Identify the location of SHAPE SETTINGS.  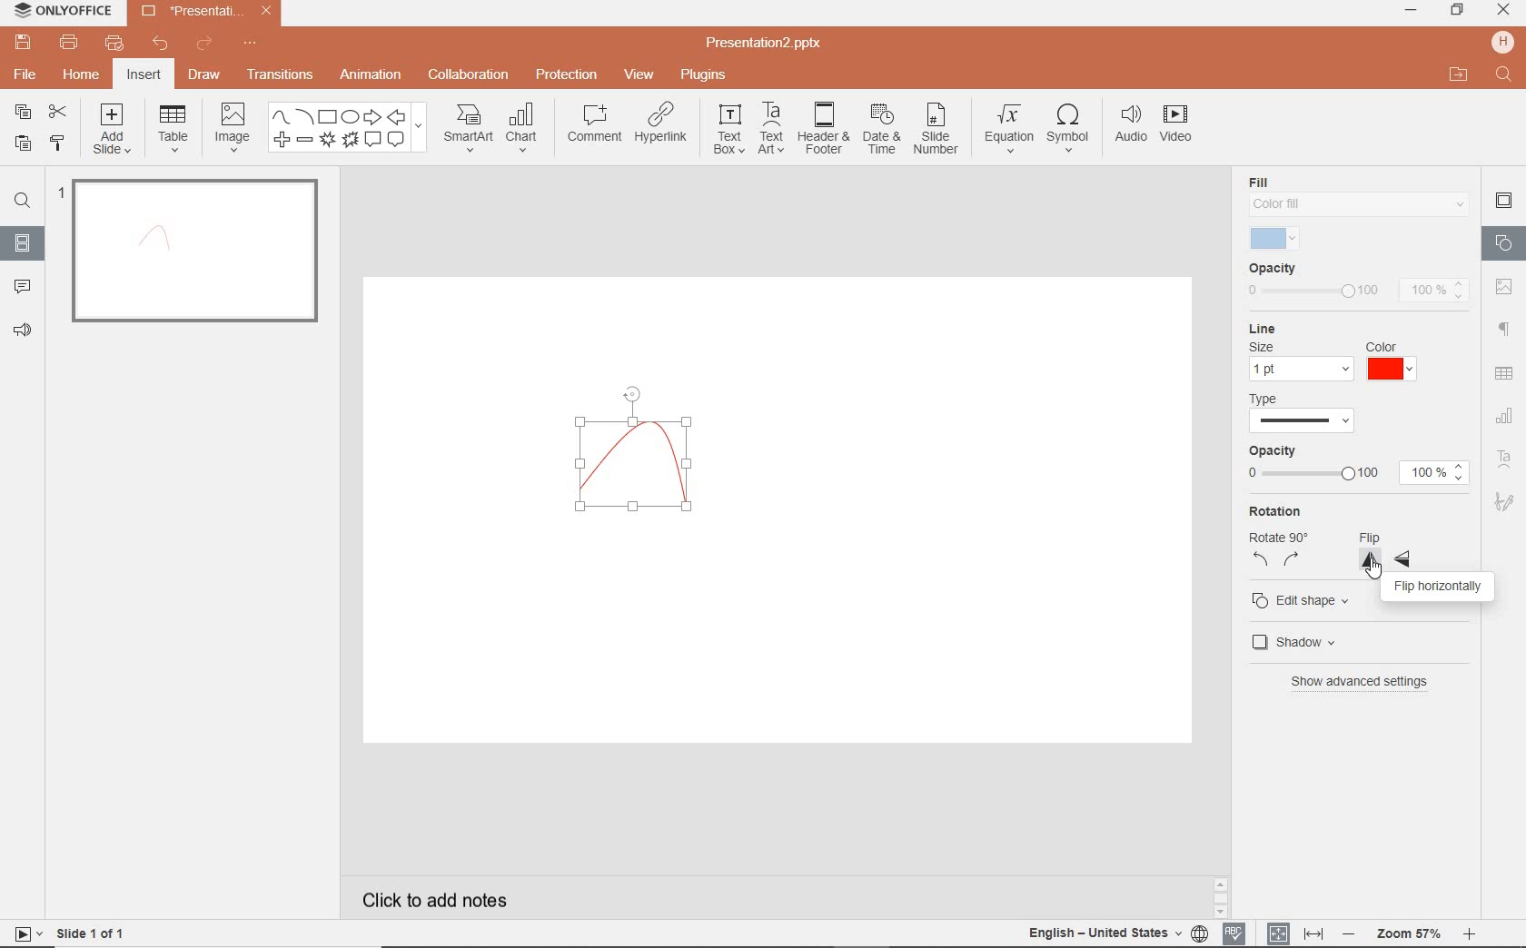
(1505, 243).